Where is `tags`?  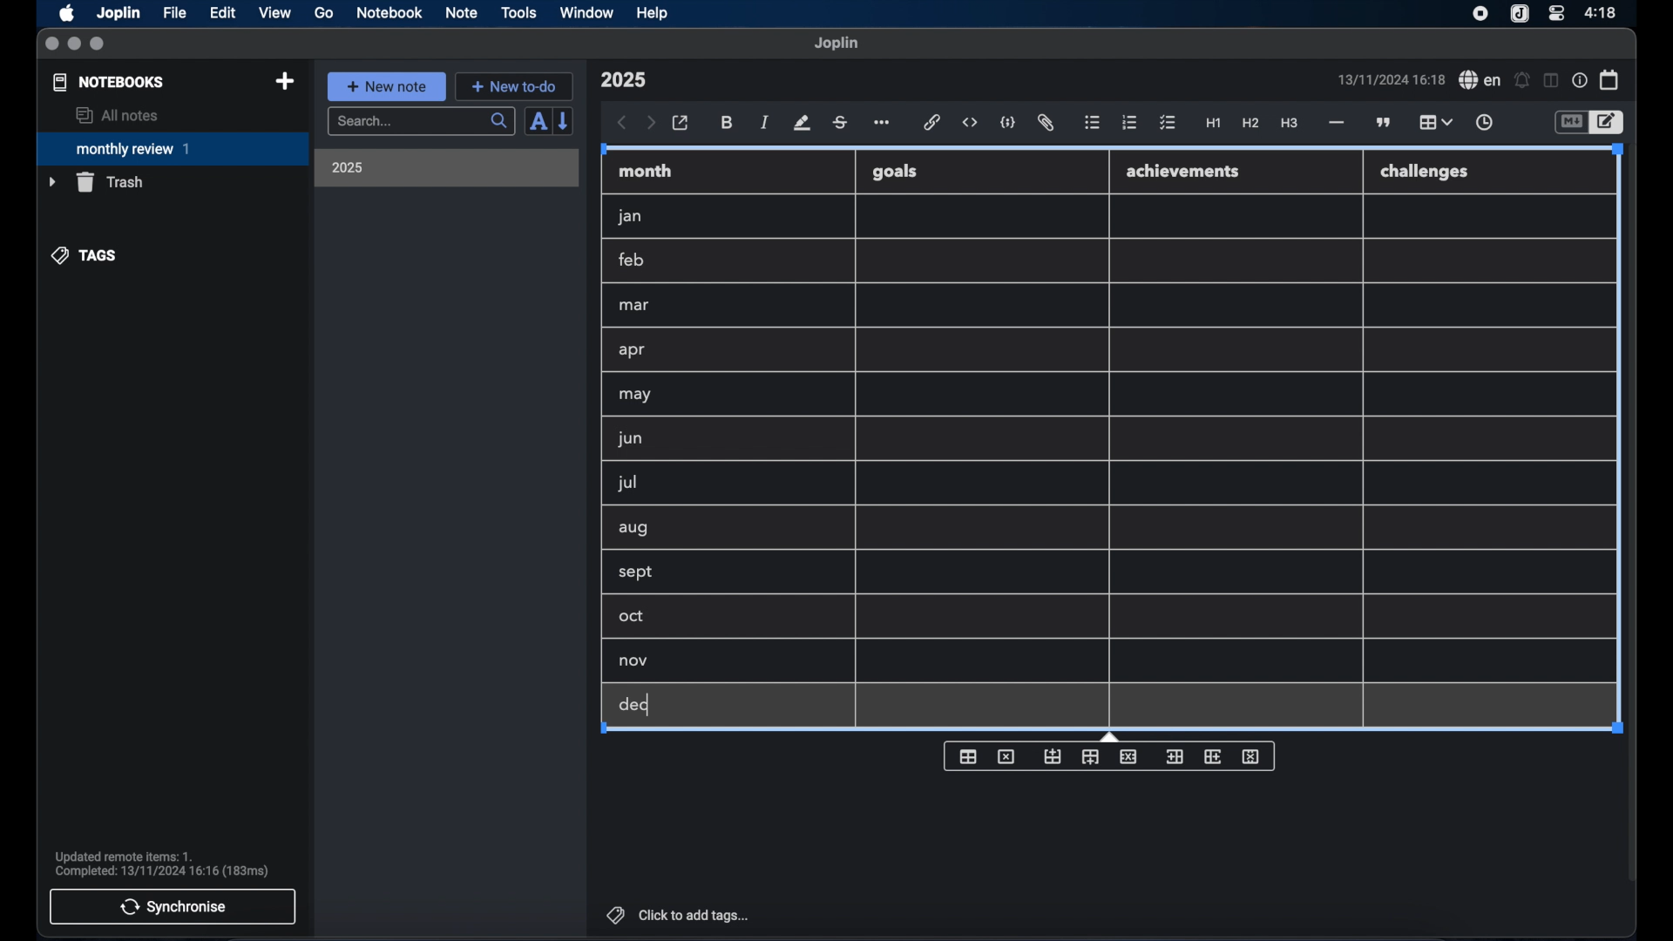
tags is located at coordinates (85, 255).